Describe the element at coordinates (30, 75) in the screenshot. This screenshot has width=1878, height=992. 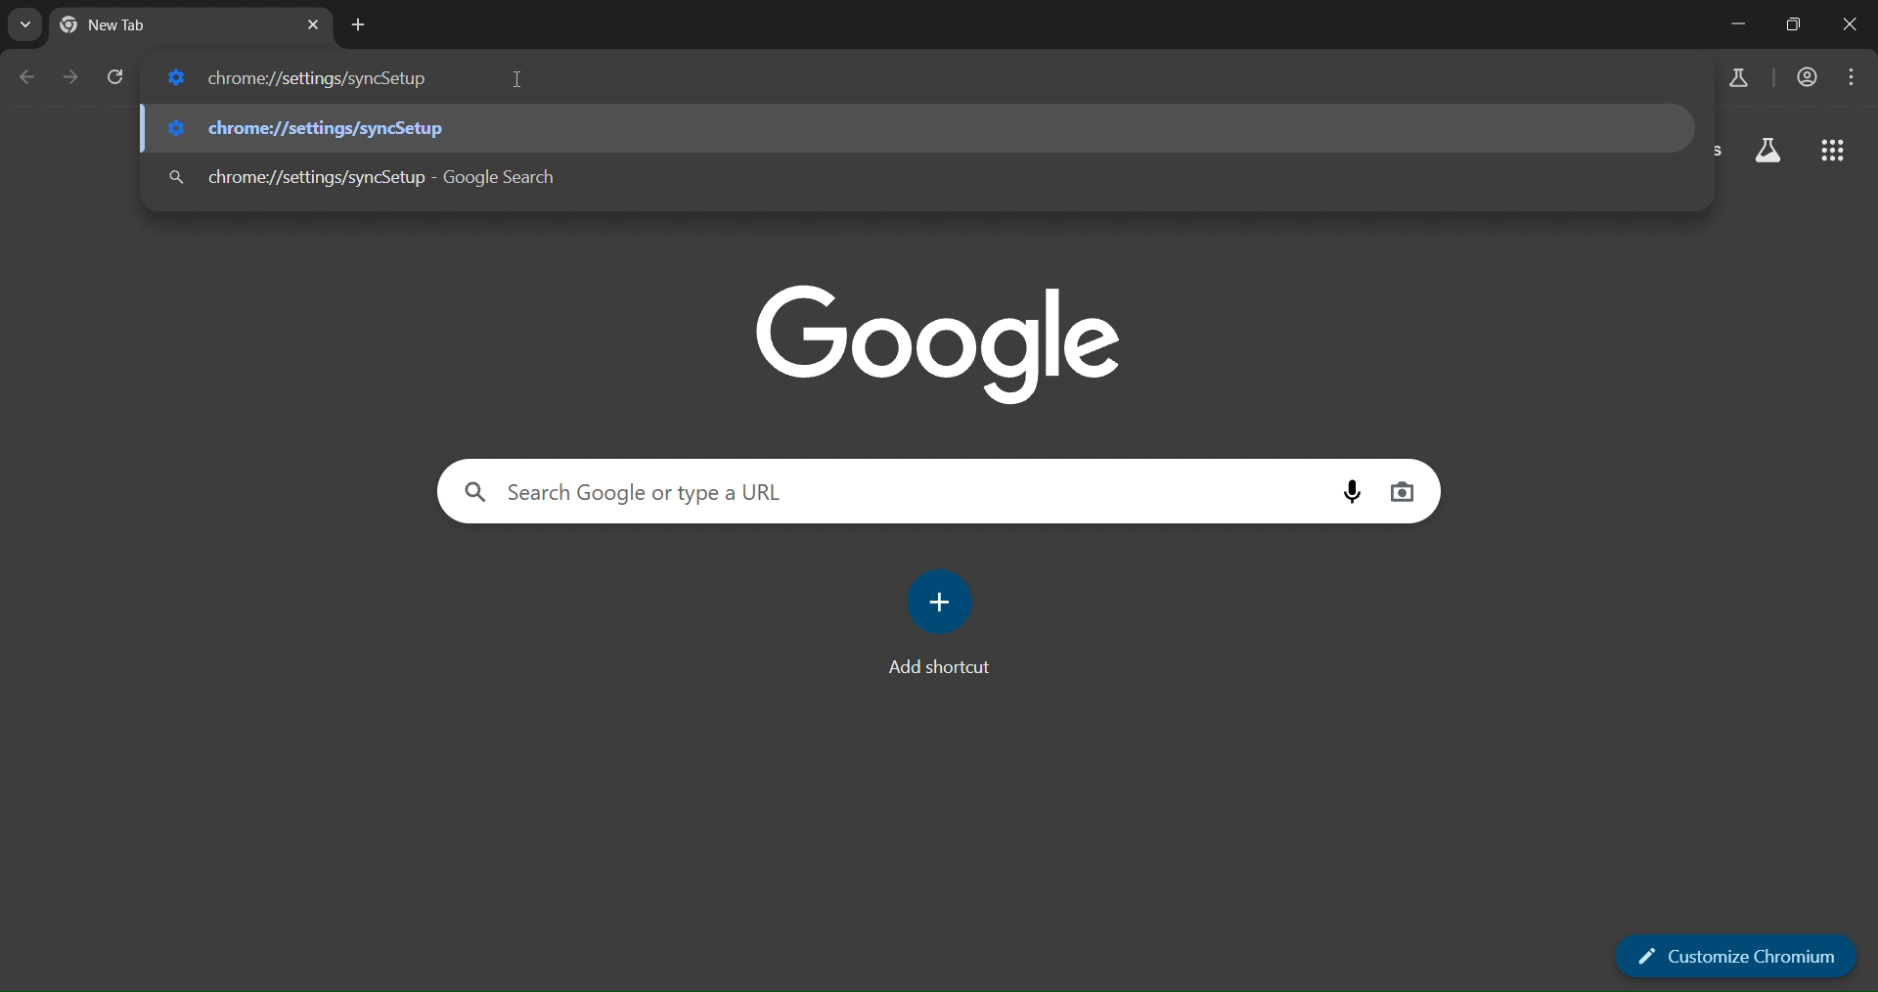
I see `go back one page` at that location.